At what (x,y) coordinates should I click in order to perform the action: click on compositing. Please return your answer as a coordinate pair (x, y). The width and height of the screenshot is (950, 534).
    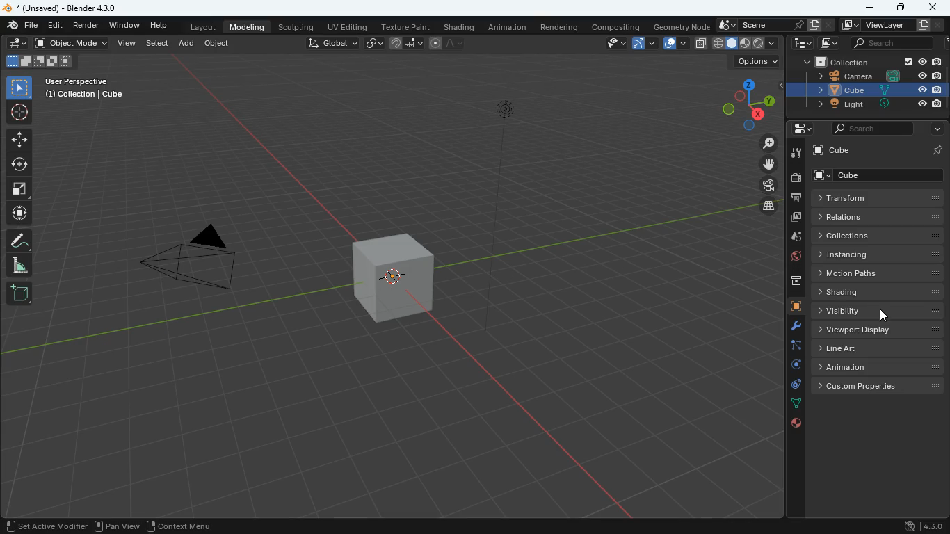
    Looking at the image, I should click on (615, 26).